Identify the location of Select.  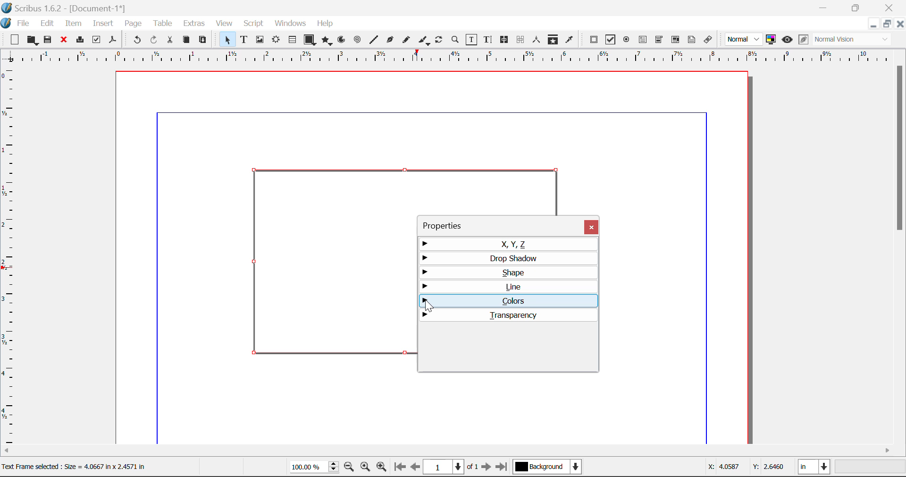
(226, 39).